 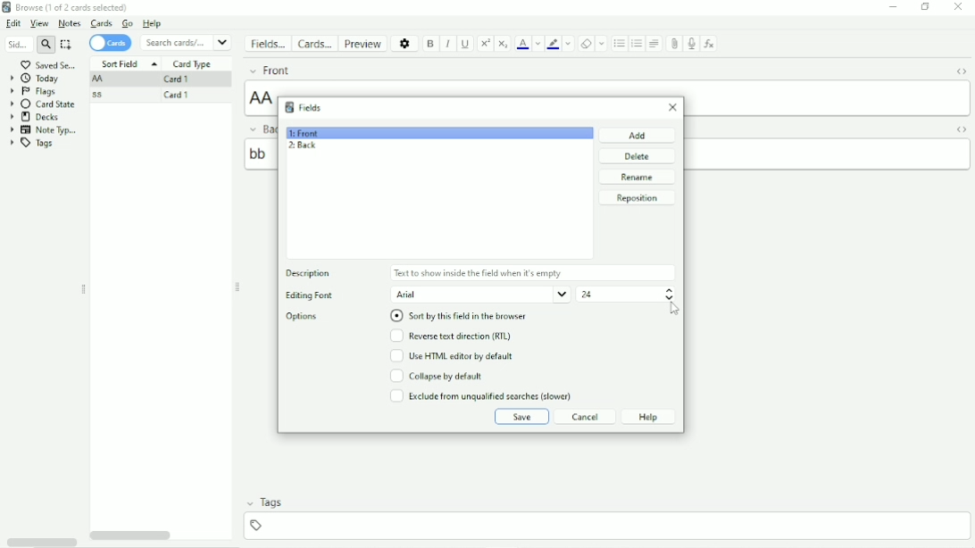 What do you see at coordinates (69, 23) in the screenshot?
I see `Notes` at bounding box center [69, 23].